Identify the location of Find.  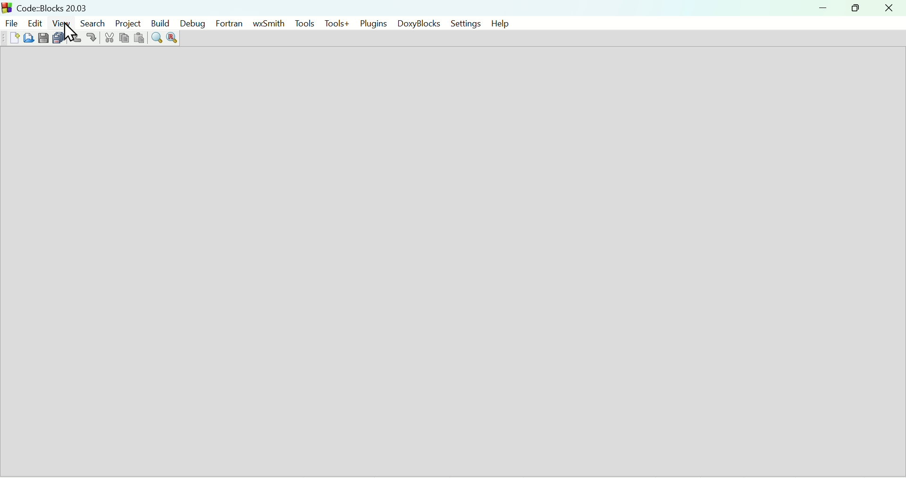
(156, 38).